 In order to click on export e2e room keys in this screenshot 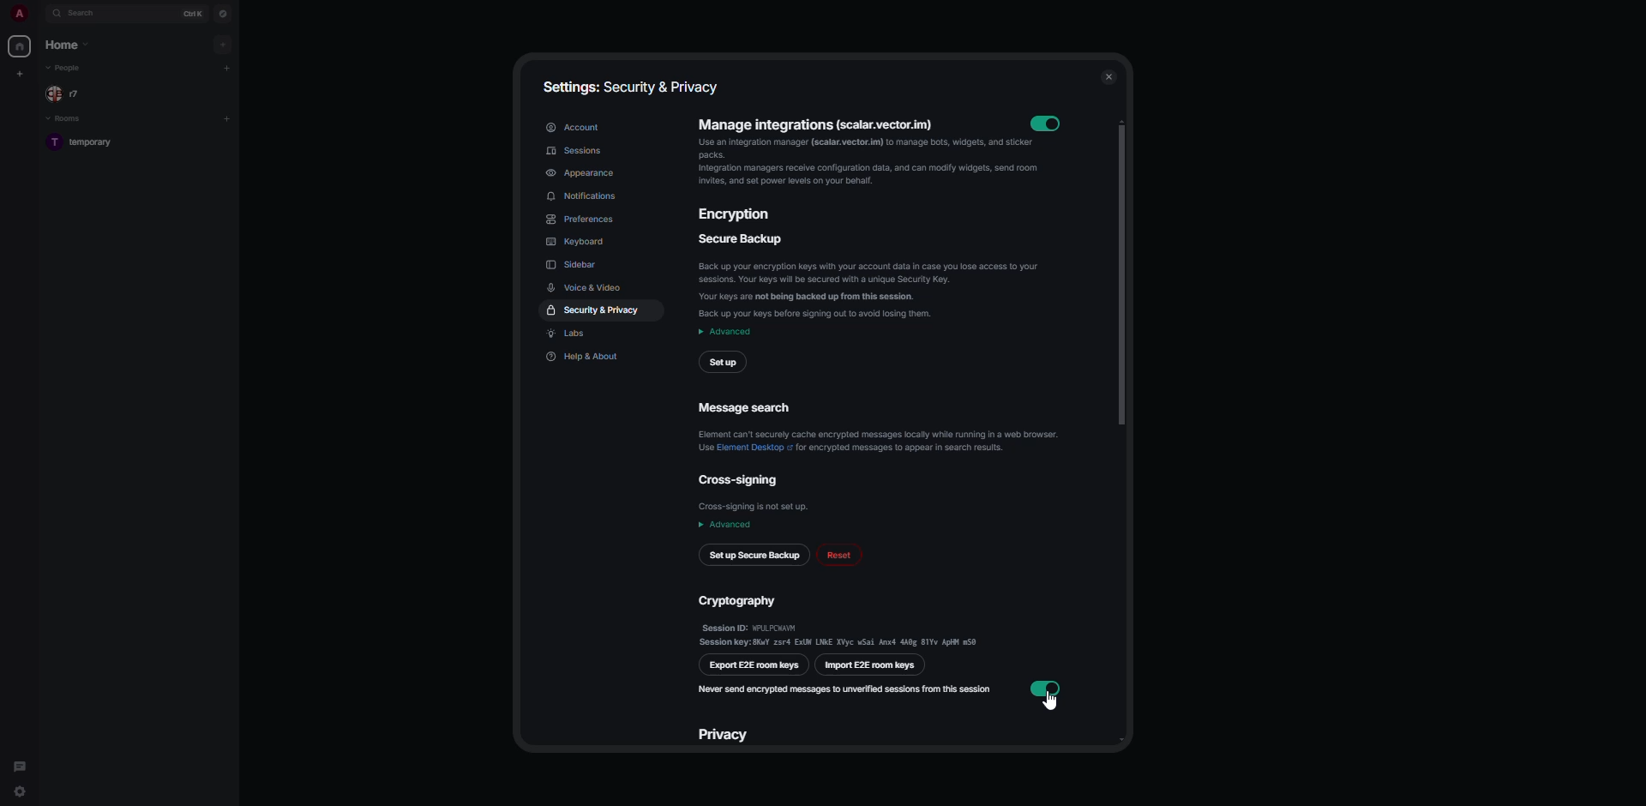, I will do `click(754, 665)`.